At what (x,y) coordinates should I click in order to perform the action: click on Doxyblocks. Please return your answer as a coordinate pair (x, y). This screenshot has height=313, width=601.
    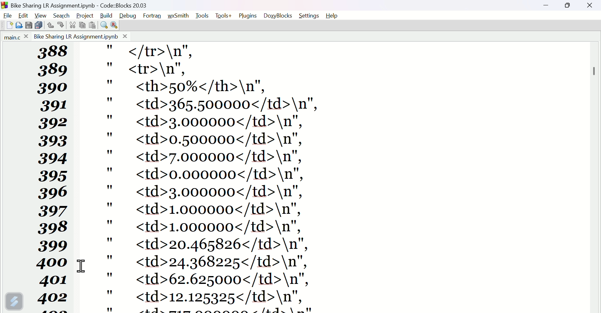
    Looking at the image, I should click on (278, 14).